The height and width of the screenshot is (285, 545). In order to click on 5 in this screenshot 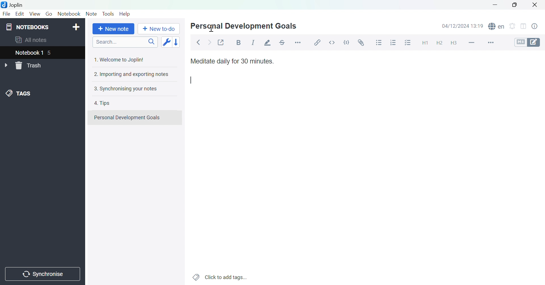, I will do `click(52, 53)`.